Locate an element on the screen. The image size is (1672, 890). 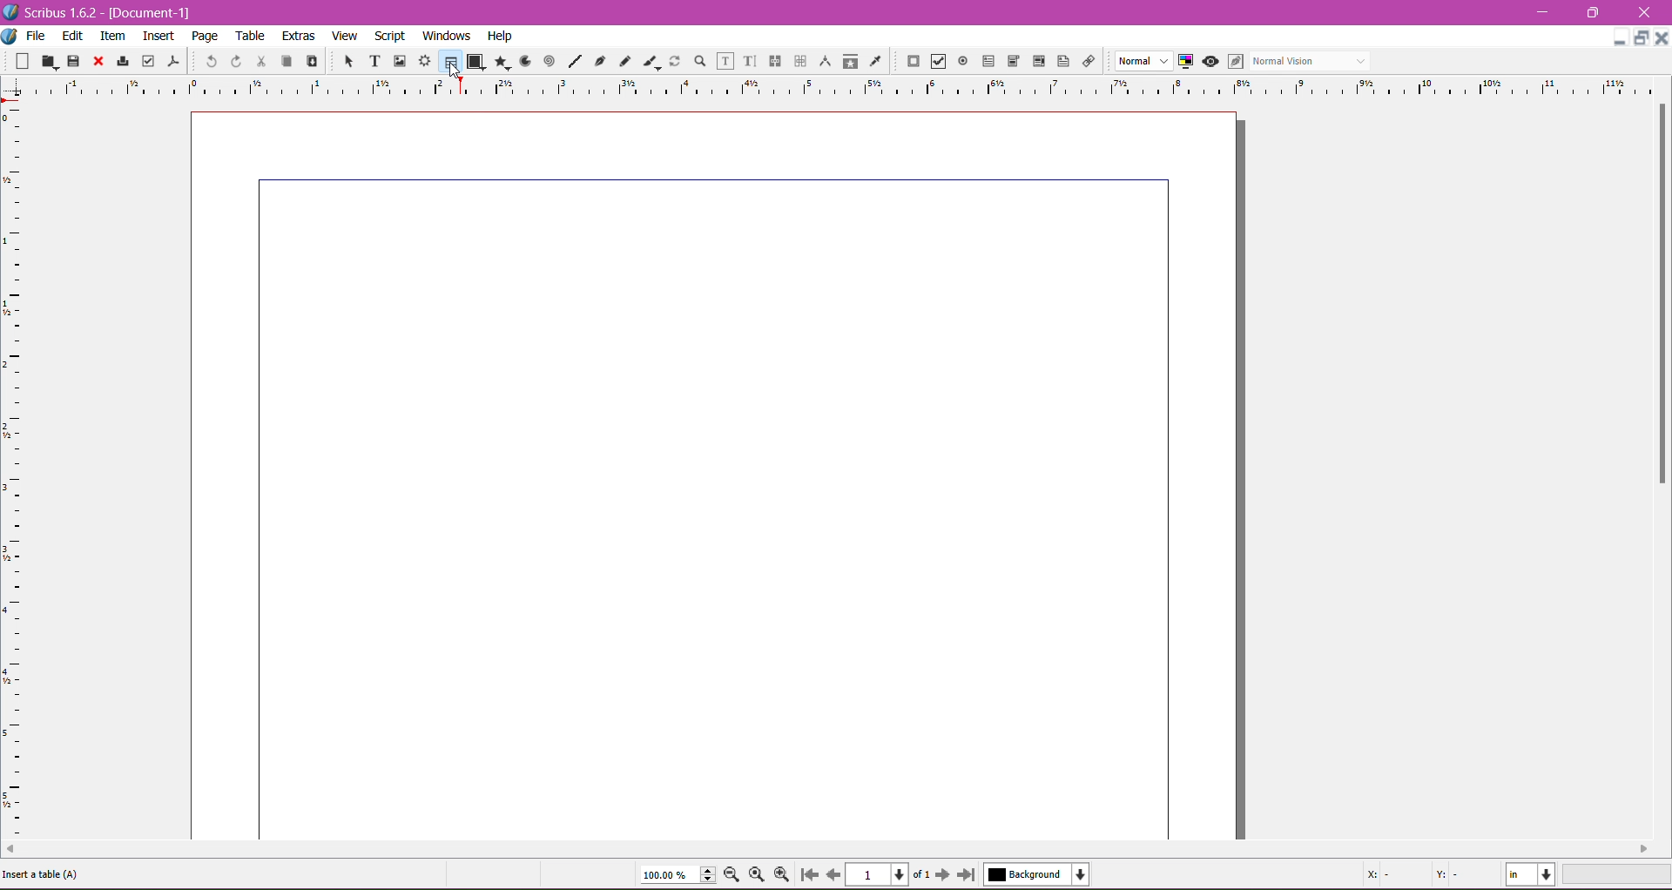
Item is located at coordinates (112, 36).